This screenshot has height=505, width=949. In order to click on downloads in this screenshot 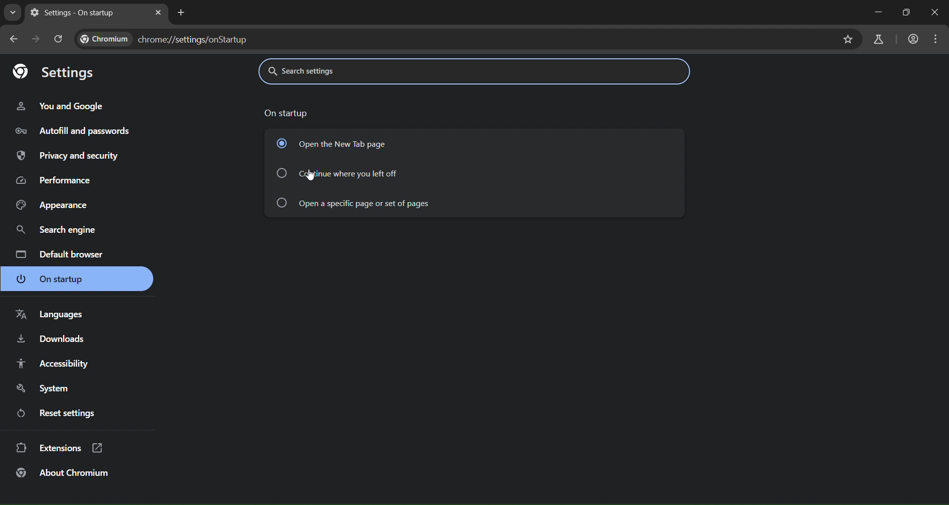, I will do `click(52, 338)`.